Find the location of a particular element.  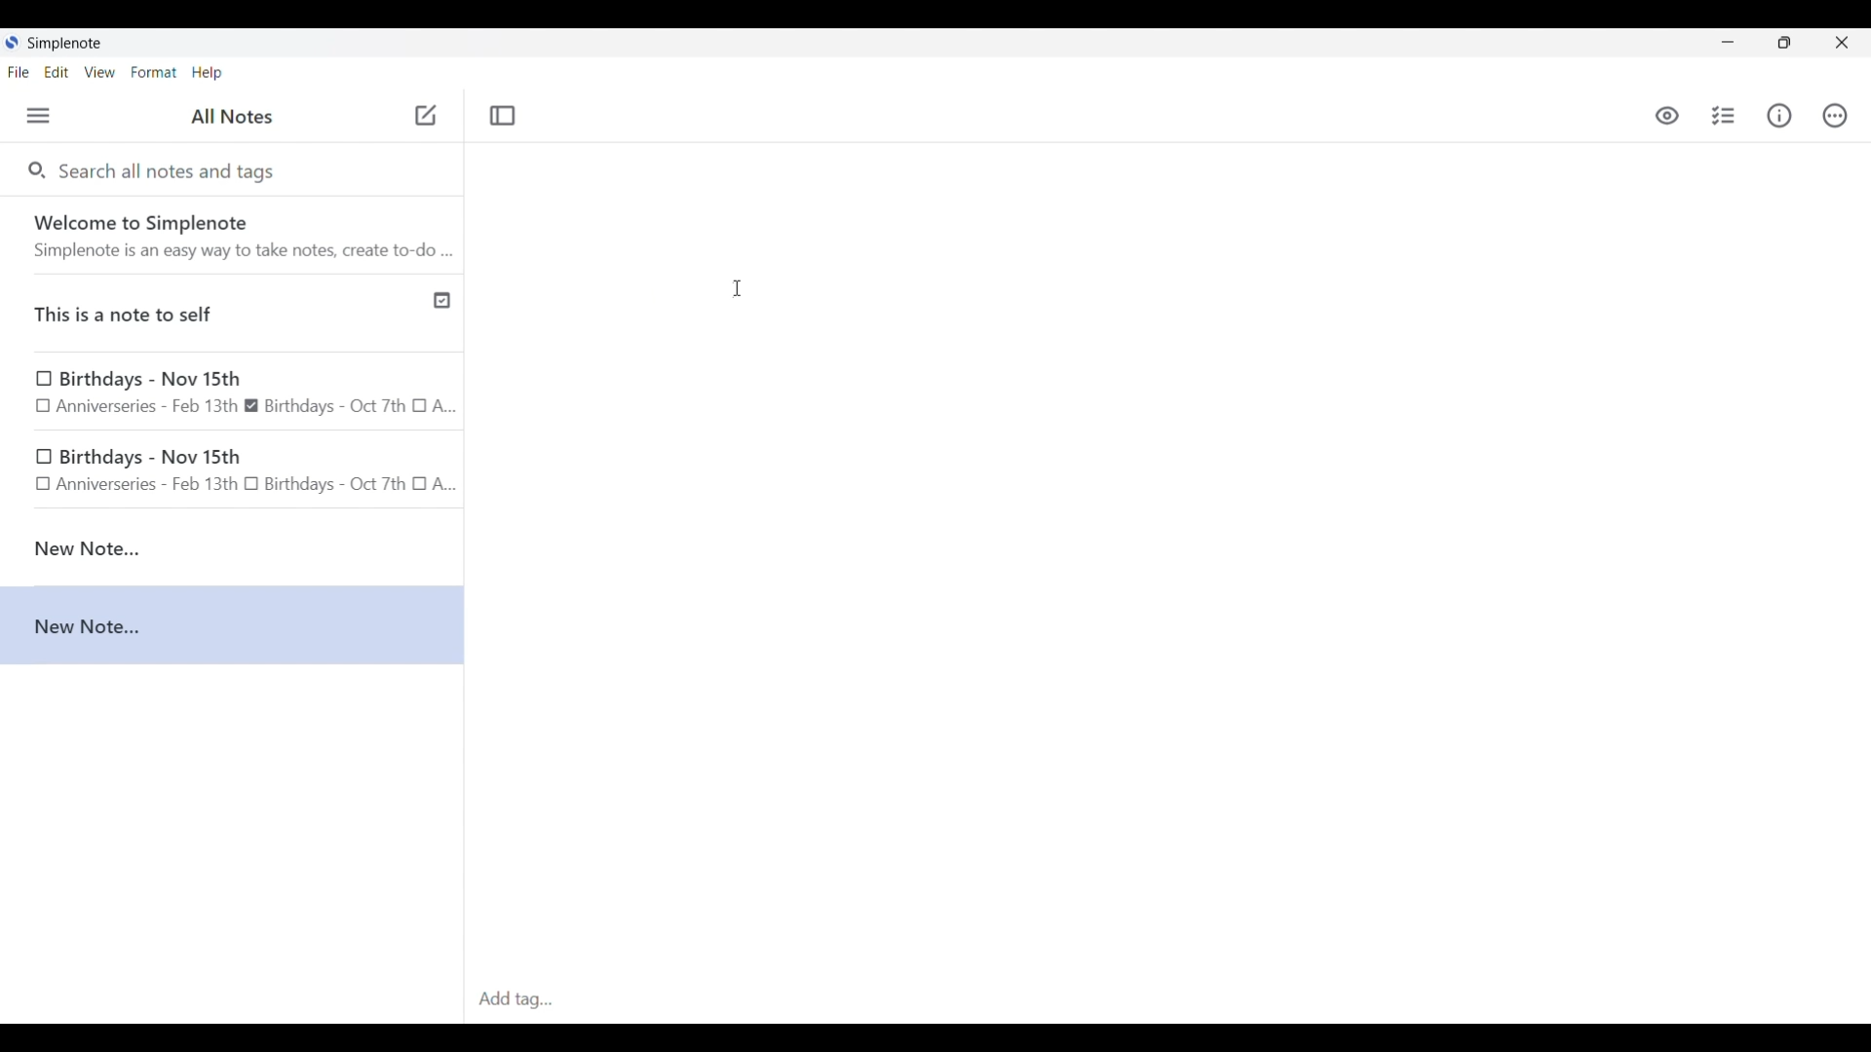

Toggle focus mode is located at coordinates (502, 116).